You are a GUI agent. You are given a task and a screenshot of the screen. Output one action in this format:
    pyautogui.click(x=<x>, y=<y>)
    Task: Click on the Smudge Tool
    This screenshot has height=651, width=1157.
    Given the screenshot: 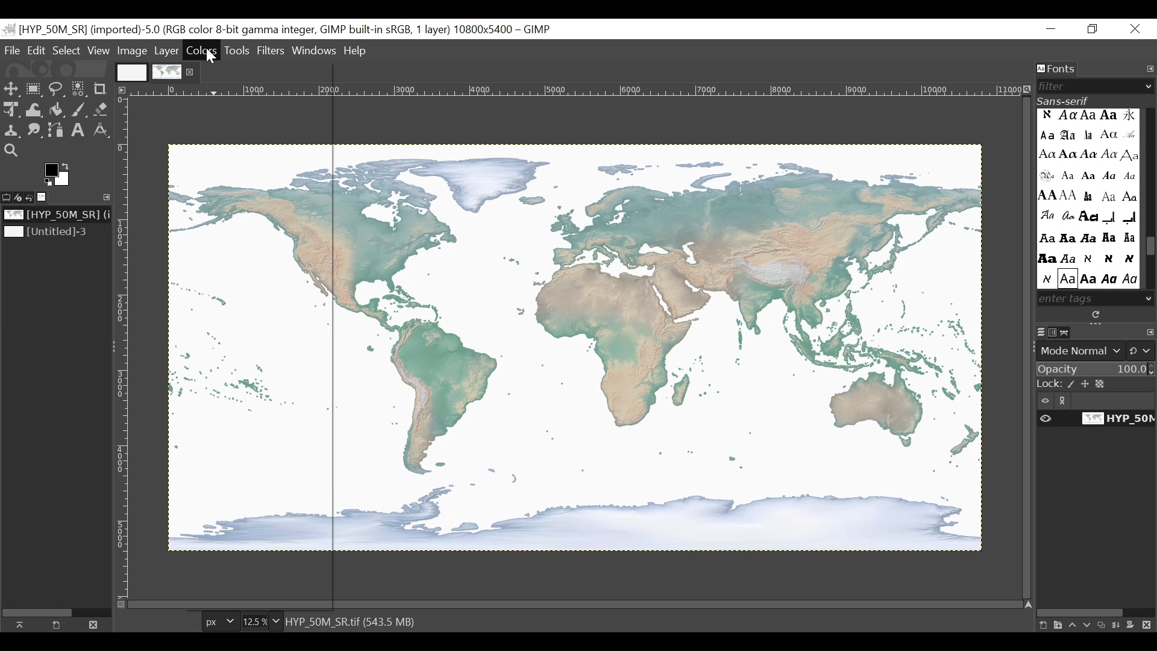 What is the action you would take?
    pyautogui.click(x=33, y=131)
    